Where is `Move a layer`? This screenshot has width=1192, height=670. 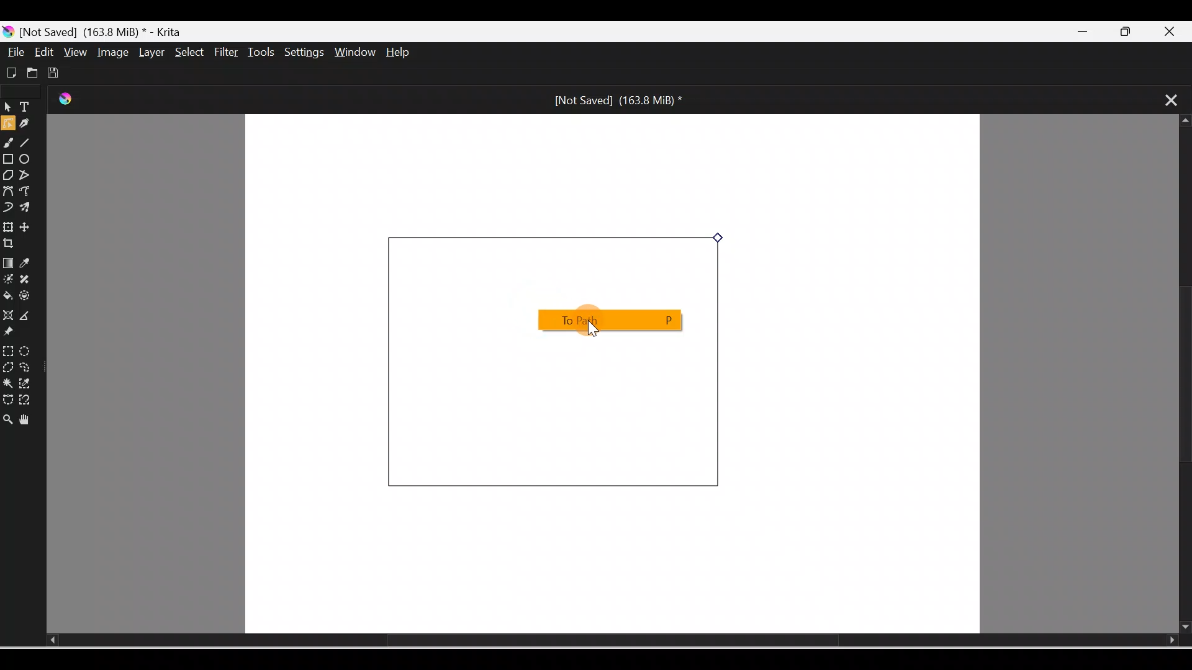 Move a layer is located at coordinates (30, 227).